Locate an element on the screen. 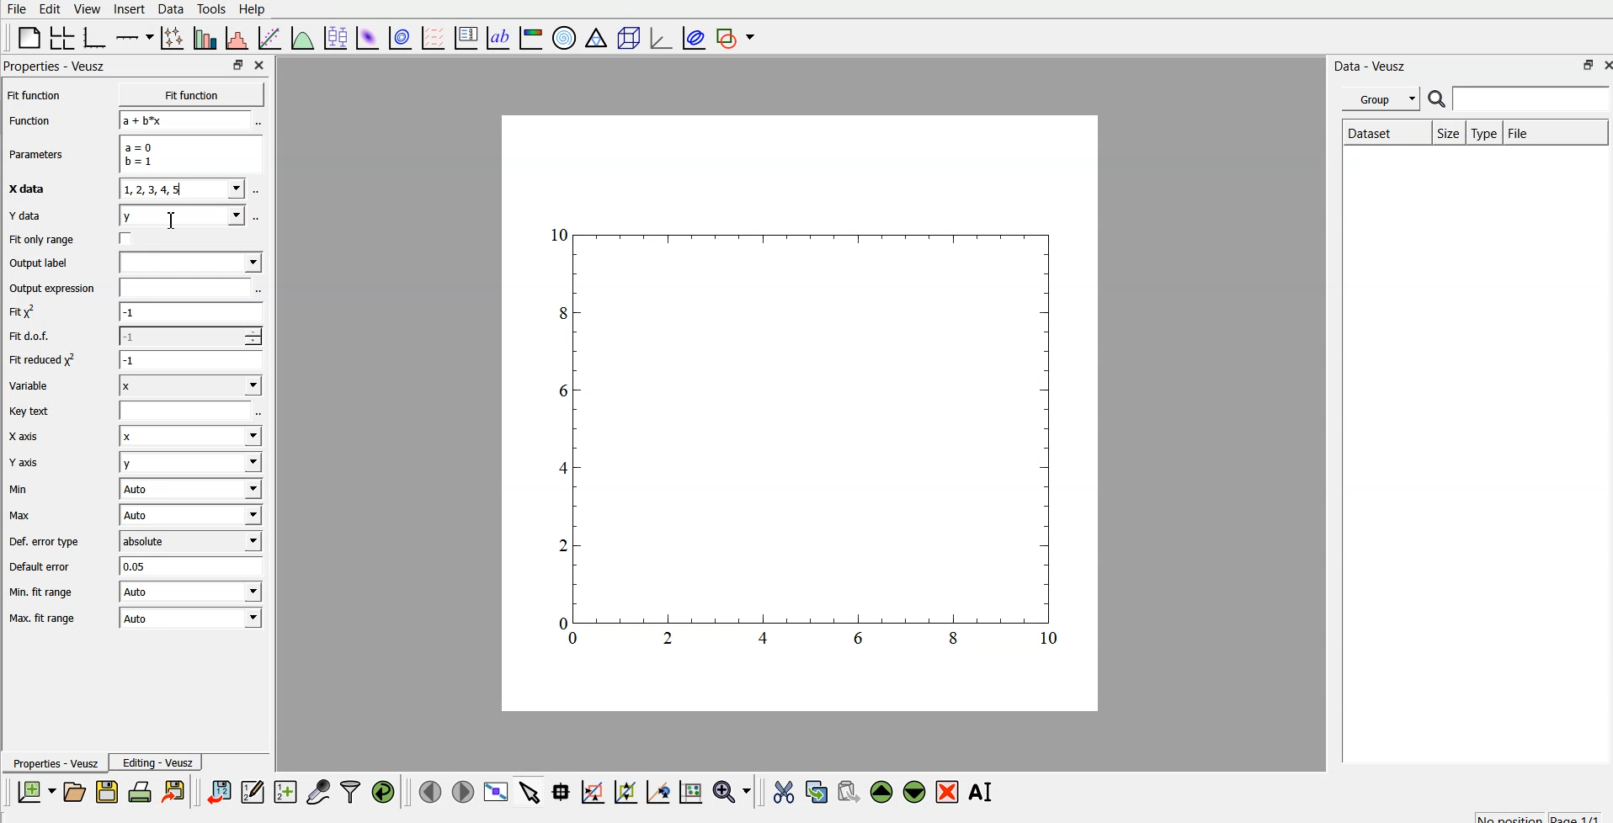 This screenshot has height=823, width=1613. y is located at coordinates (184, 215).